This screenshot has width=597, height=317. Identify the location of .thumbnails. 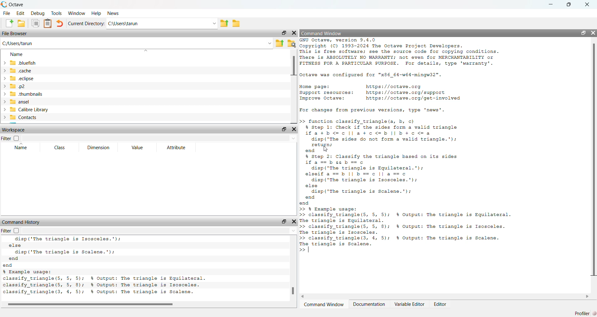
(28, 94).